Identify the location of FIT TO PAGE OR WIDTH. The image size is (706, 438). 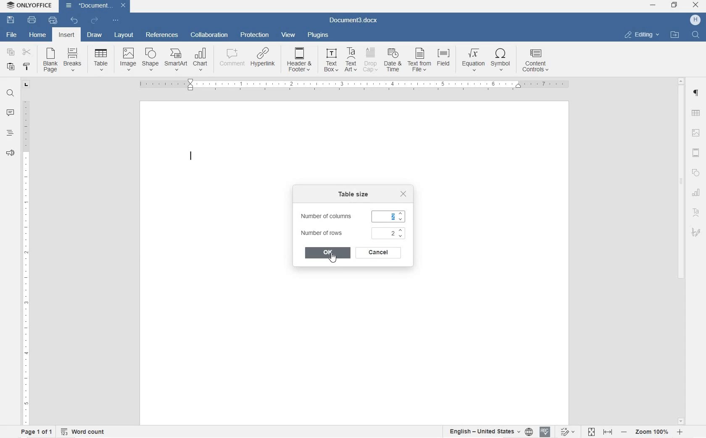
(600, 433).